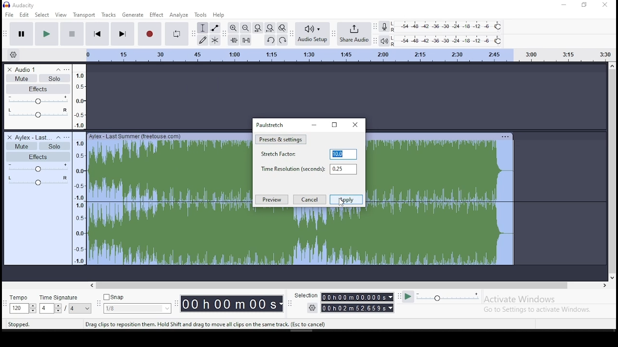 This screenshot has width=618, height=347. Describe the element at coordinates (149, 34) in the screenshot. I see `stop recording` at that location.